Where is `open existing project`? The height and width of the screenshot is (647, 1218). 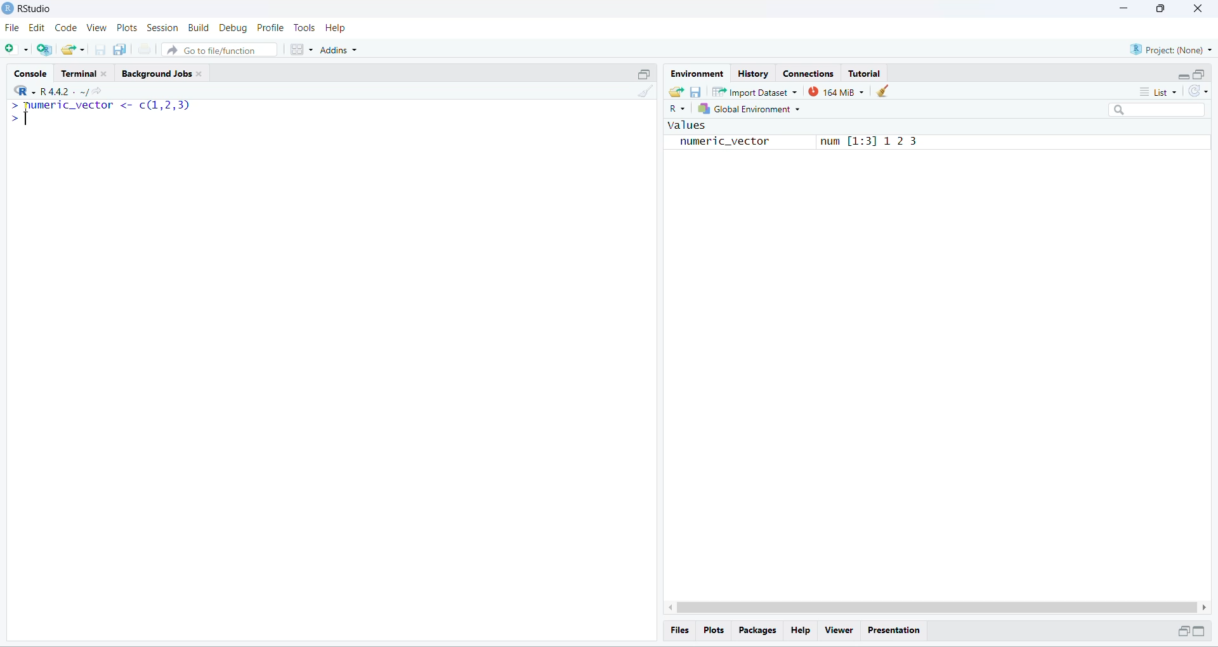
open existing project is located at coordinates (73, 49).